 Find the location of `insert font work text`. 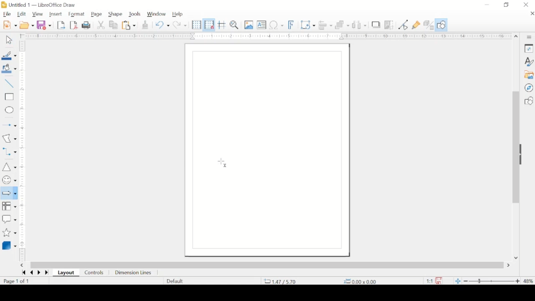

insert font work text is located at coordinates (291, 25).